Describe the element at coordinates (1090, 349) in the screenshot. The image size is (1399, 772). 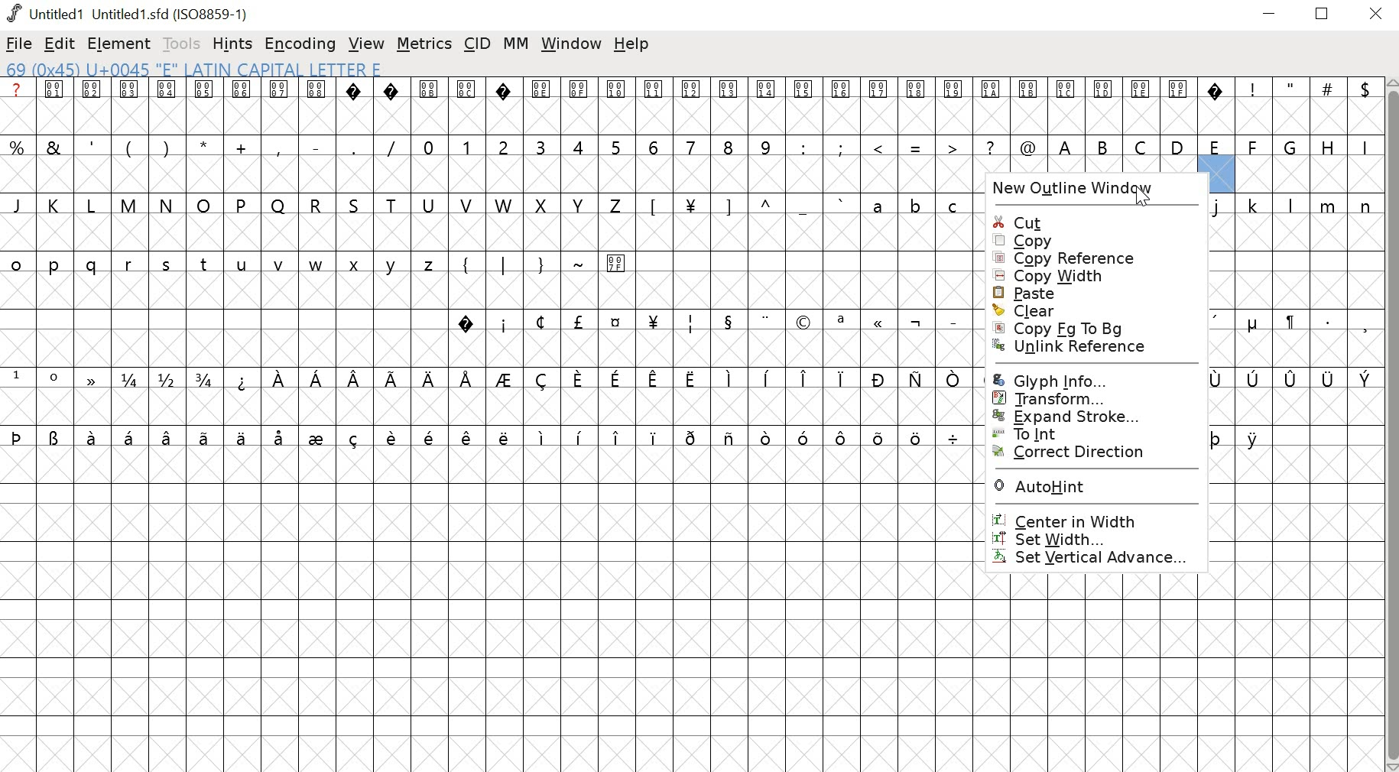
I see `UNLINK REFERENCE` at that location.